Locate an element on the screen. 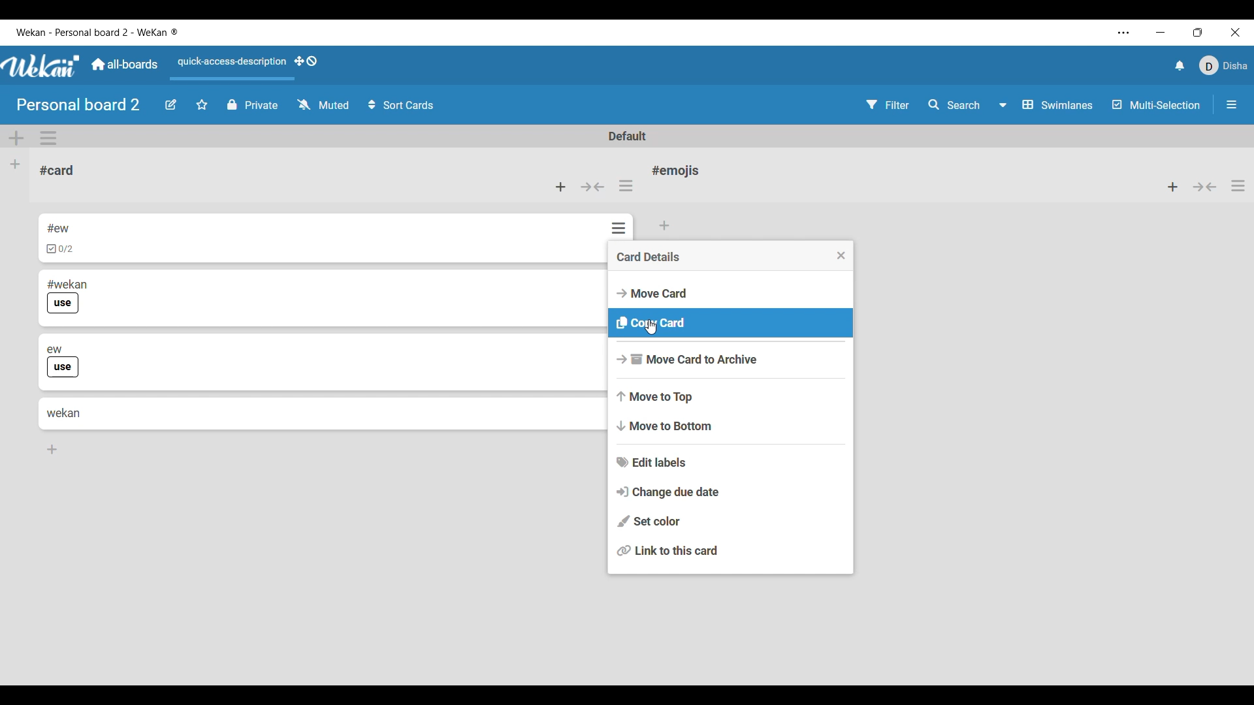 The image size is (1254, 705). Collapse is located at coordinates (1205, 187).